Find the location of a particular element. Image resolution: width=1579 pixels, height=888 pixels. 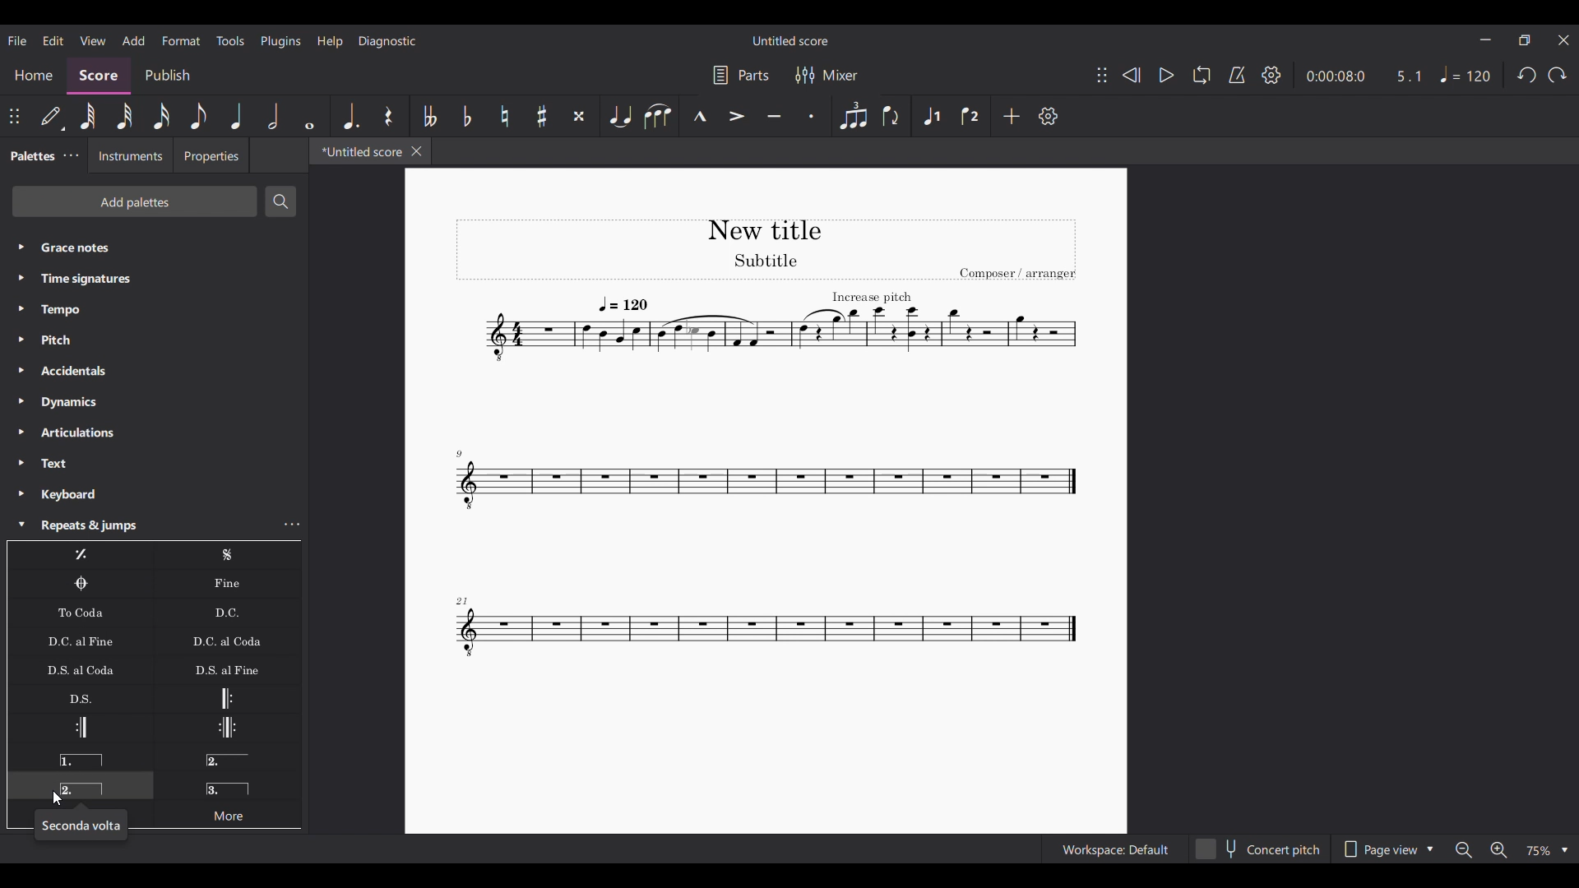

Parts settings is located at coordinates (742, 75).